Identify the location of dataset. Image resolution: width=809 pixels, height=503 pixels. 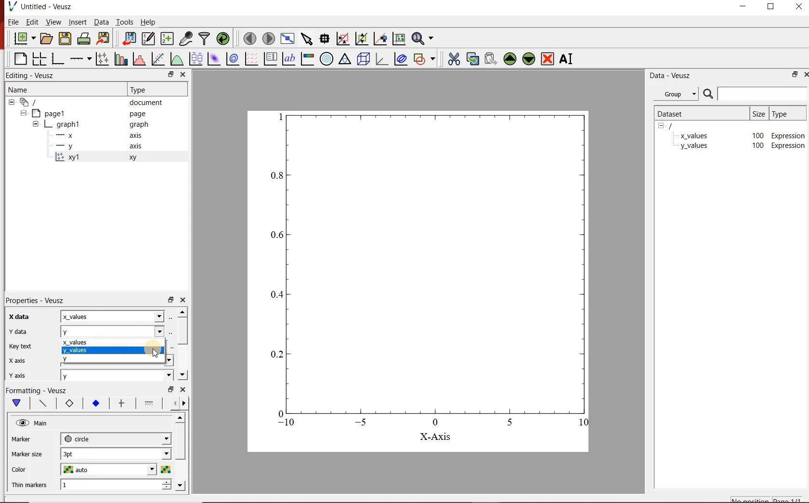
(678, 114).